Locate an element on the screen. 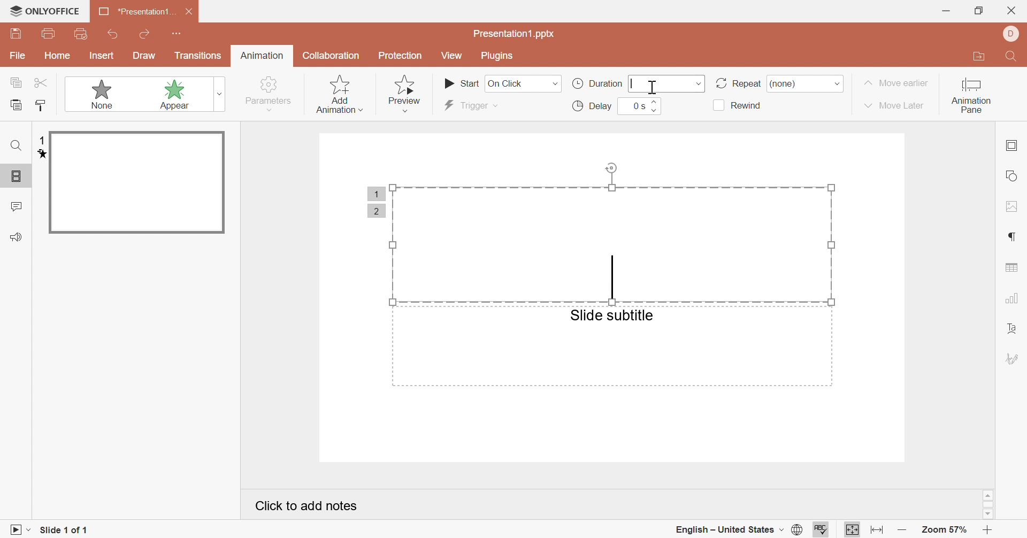 This screenshot has height=538, width=1027. find is located at coordinates (1013, 57).